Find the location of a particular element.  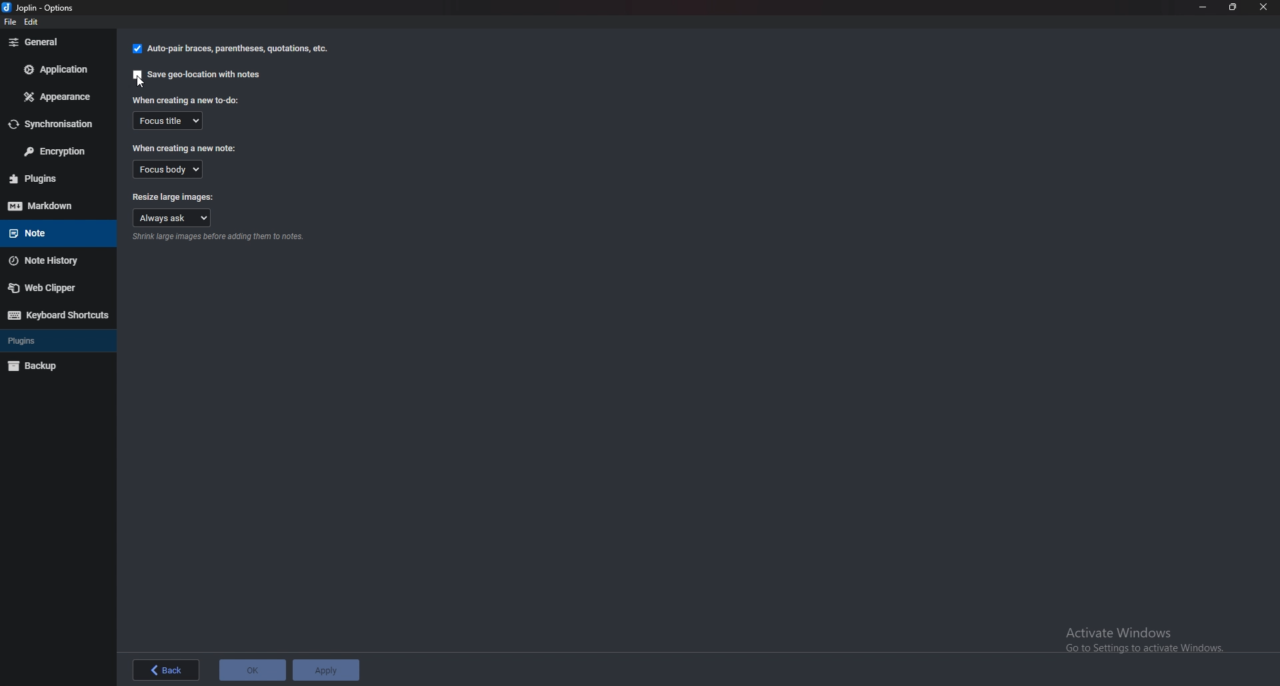

edit is located at coordinates (33, 21).